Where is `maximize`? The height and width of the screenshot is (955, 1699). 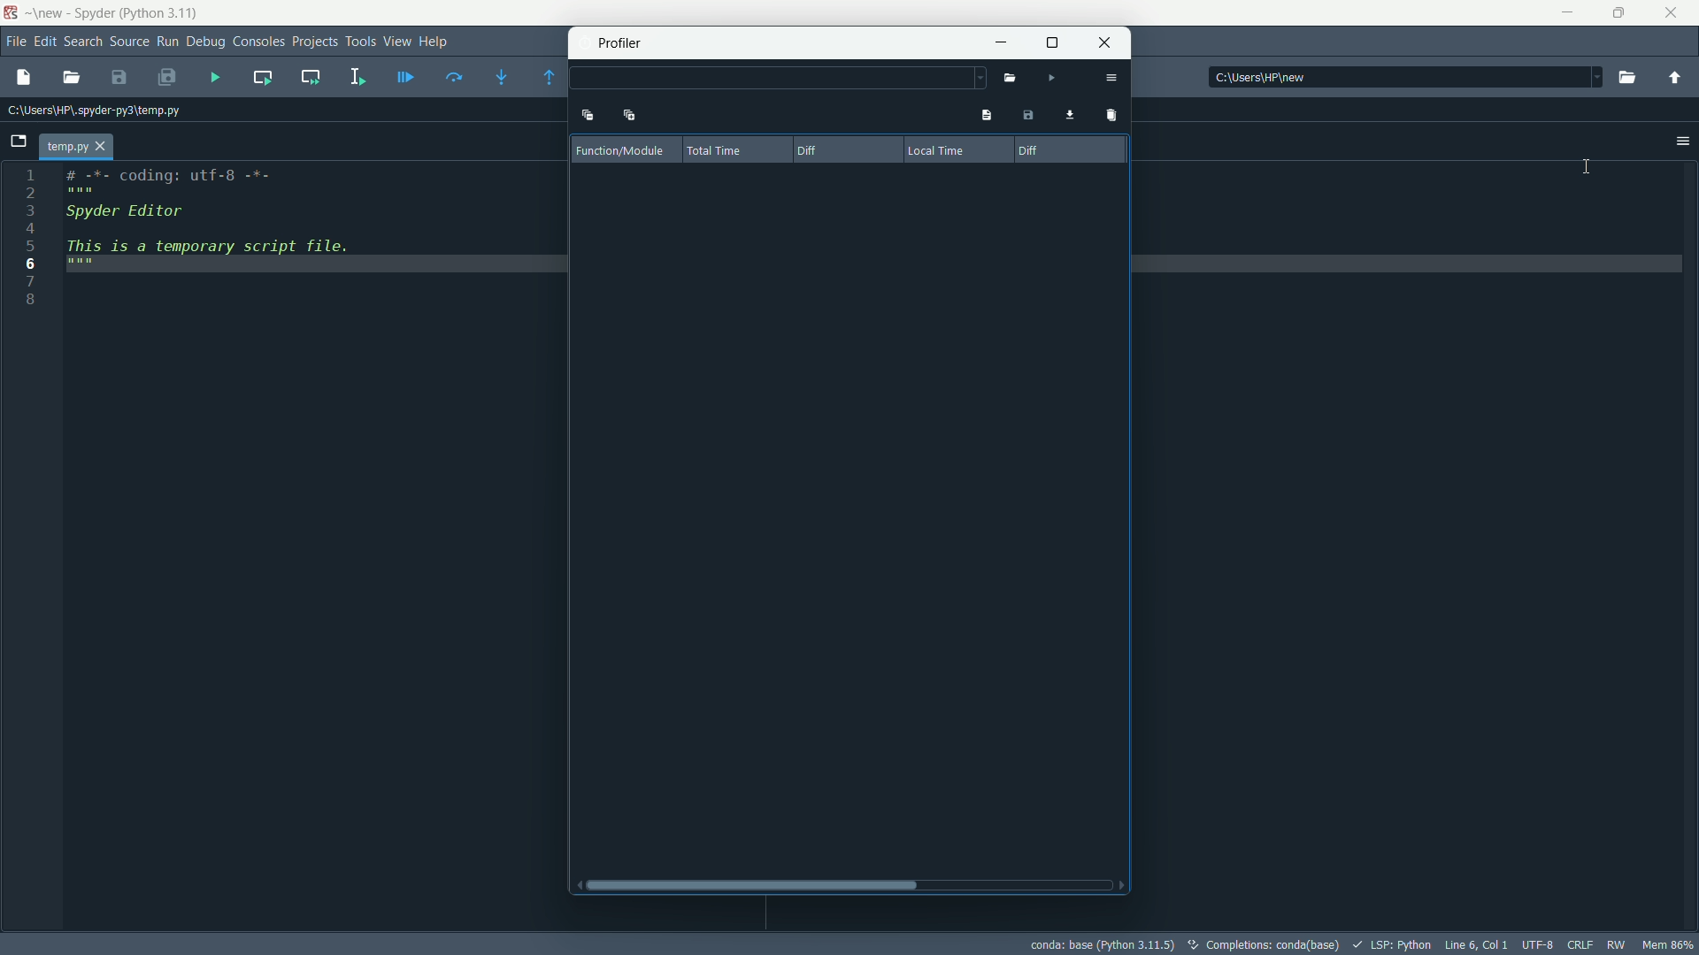 maximize is located at coordinates (1618, 13).